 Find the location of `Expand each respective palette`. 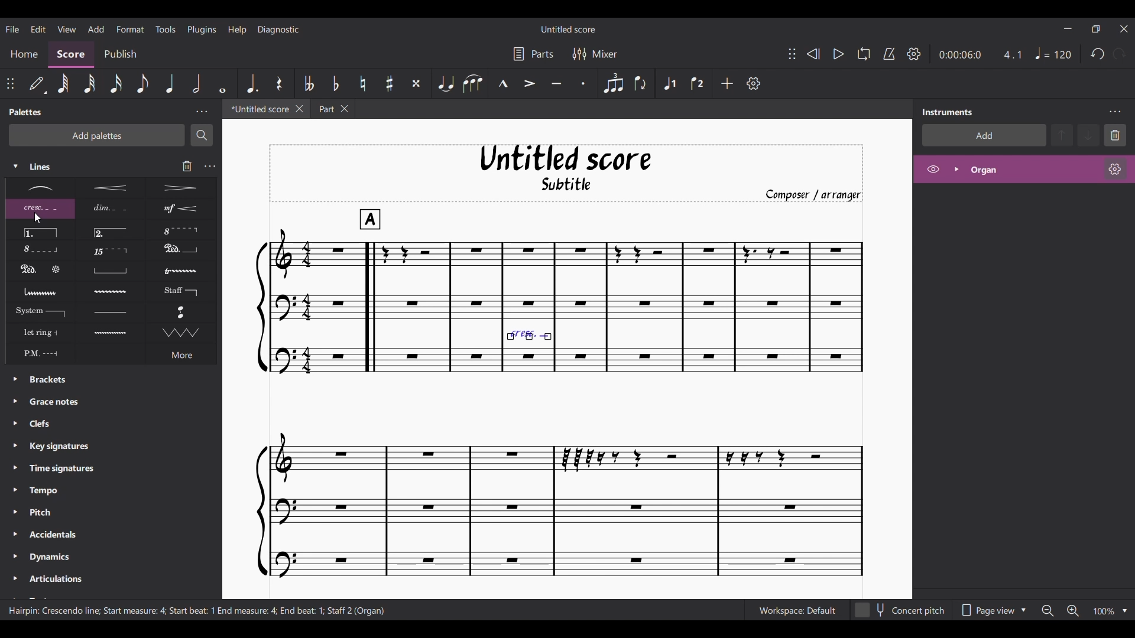

Expand each respective palette is located at coordinates (11, 482).